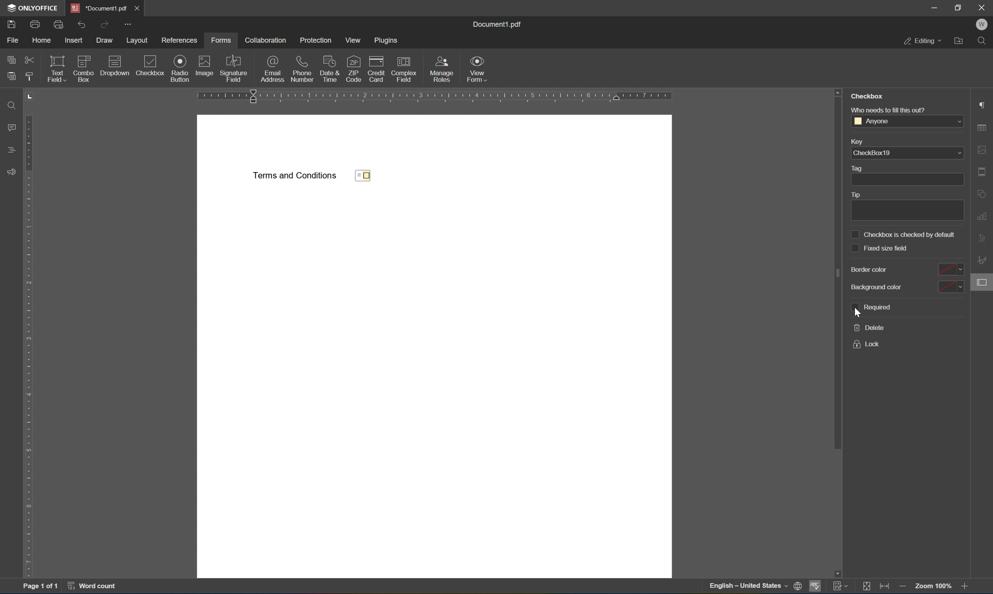 Image resolution: width=993 pixels, height=594 pixels. Describe the element at coordinates (983, 40) in the screenshot. I see `find` at that location.